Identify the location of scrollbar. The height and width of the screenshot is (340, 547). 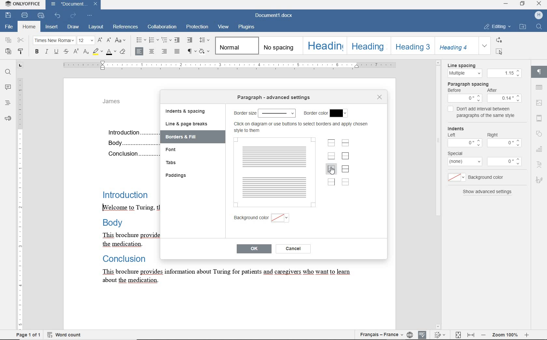
(528, 194).